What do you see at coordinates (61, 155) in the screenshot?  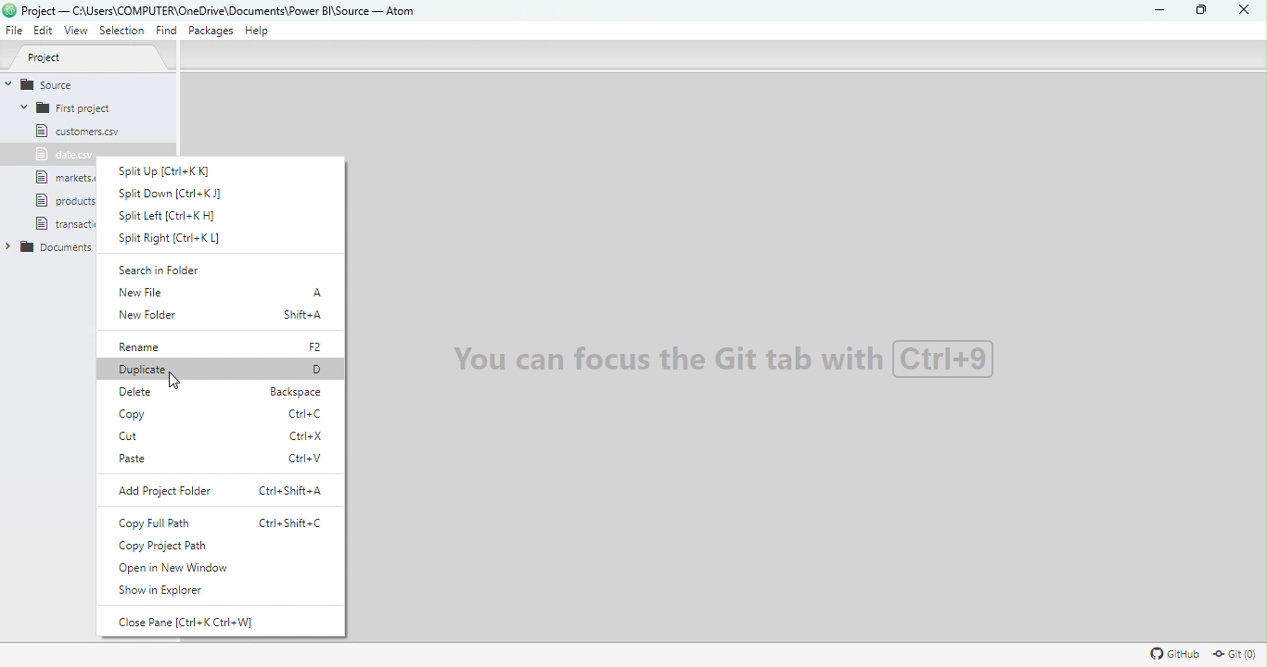 I see `File` at bounding box center [61, 155].